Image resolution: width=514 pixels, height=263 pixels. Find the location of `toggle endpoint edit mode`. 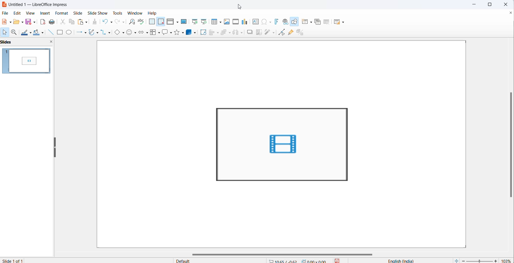

toggle endpoint edit mode is located at coordinates (283, 33).